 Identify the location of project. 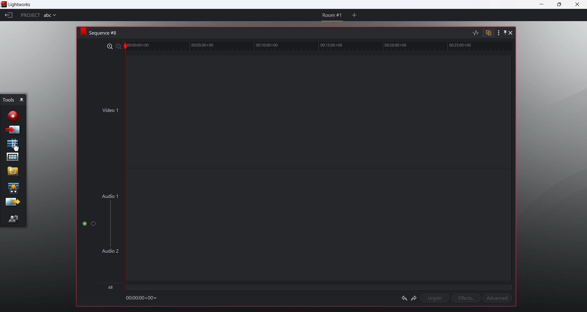
(30, 16).